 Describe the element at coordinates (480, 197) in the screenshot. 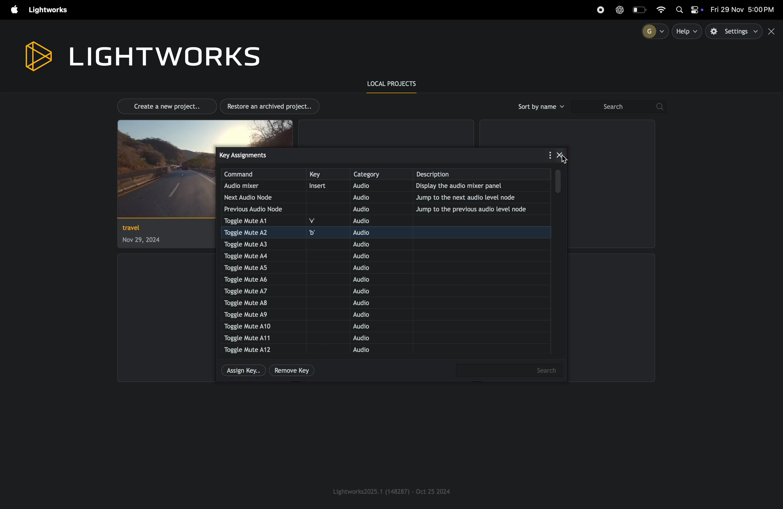

I see `jump to the next audio` at that location.